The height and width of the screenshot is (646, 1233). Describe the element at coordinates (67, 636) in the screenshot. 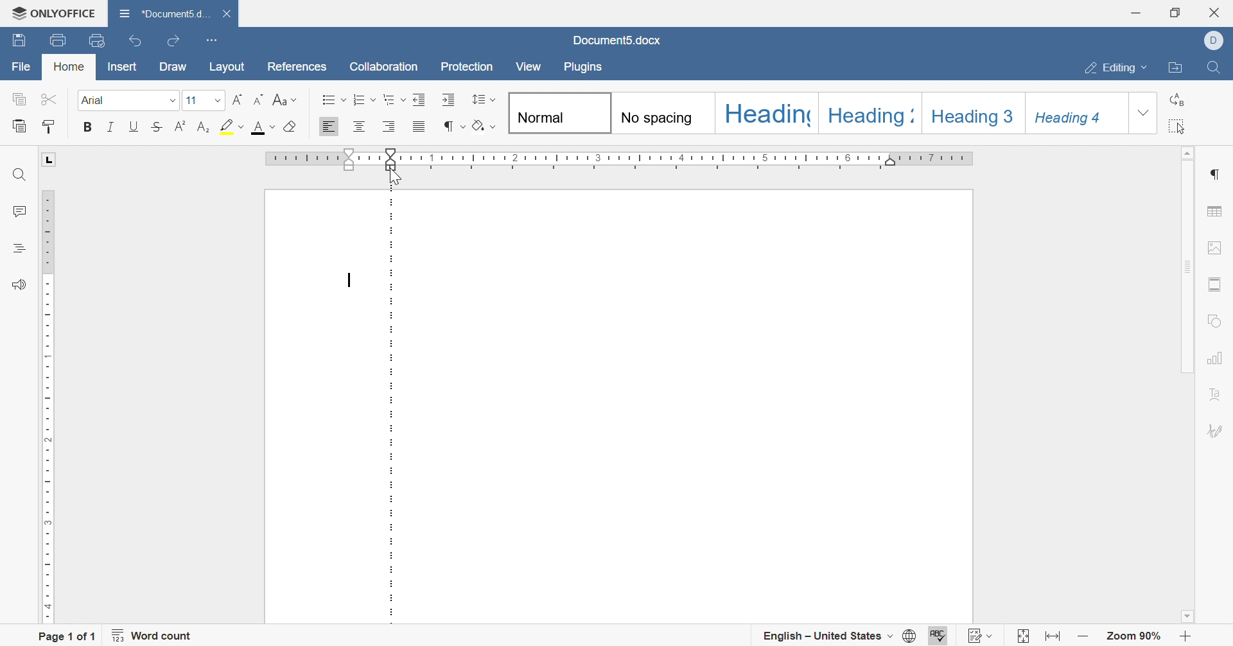

I see `page 1 of 1` at that location.